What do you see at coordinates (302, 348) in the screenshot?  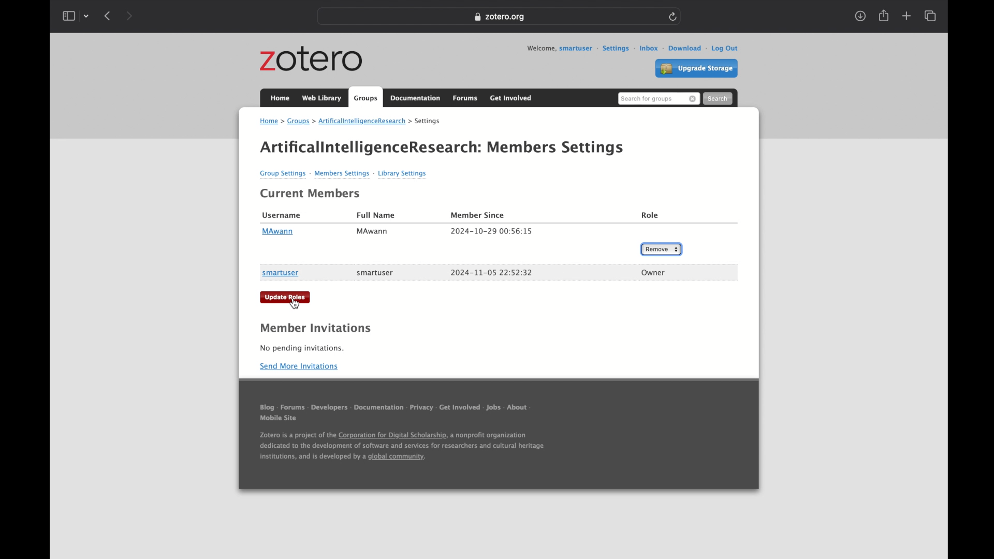 I see `no pending invitations` at bounding box center [302, 348].